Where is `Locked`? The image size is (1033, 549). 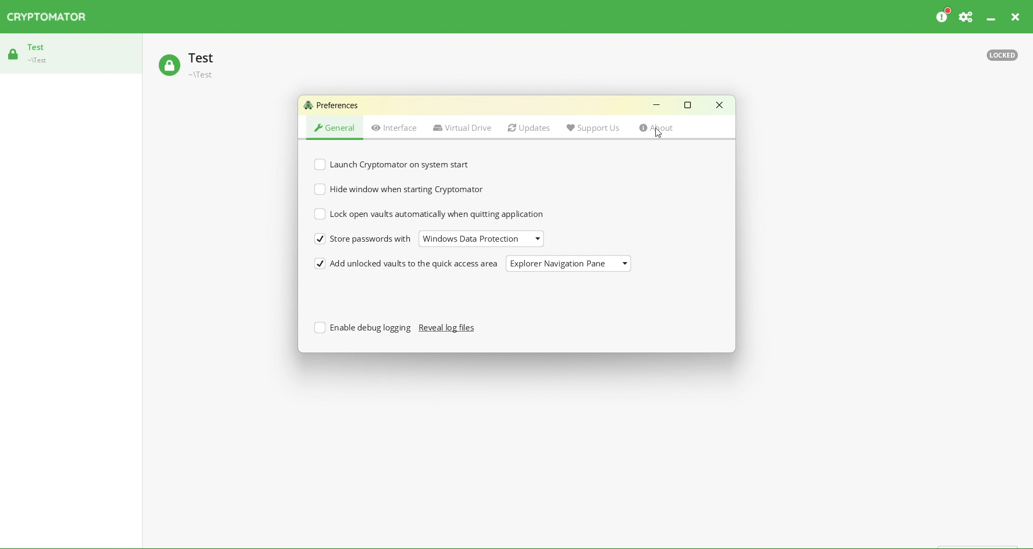
Locked is located at coordinates (1002, 53).